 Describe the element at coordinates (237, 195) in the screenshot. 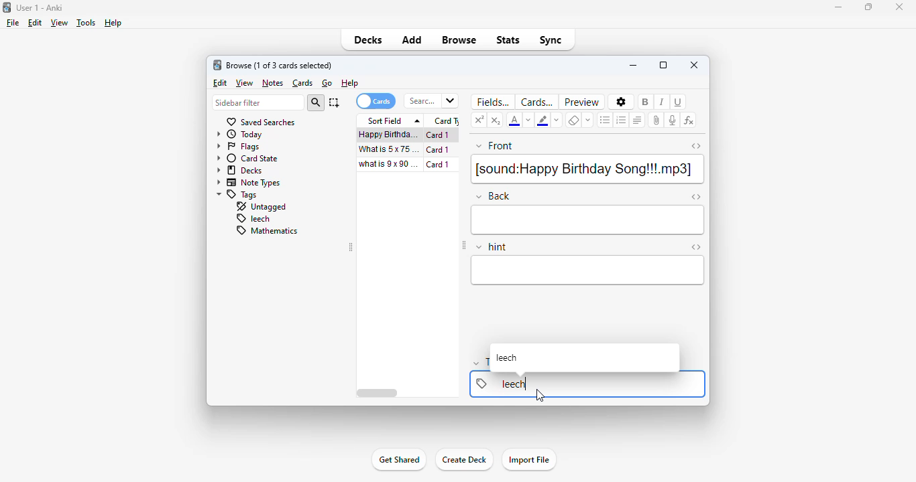

I see `tags` at that location.